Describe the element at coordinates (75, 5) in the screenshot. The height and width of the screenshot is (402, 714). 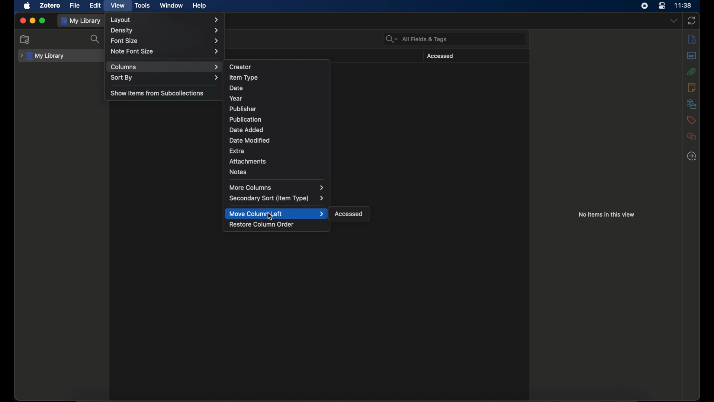
I see `file` at that location.